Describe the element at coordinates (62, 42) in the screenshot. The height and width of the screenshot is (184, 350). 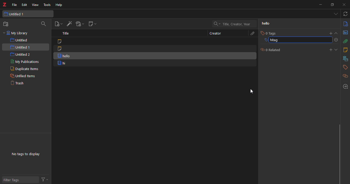
I see `note` at that location.